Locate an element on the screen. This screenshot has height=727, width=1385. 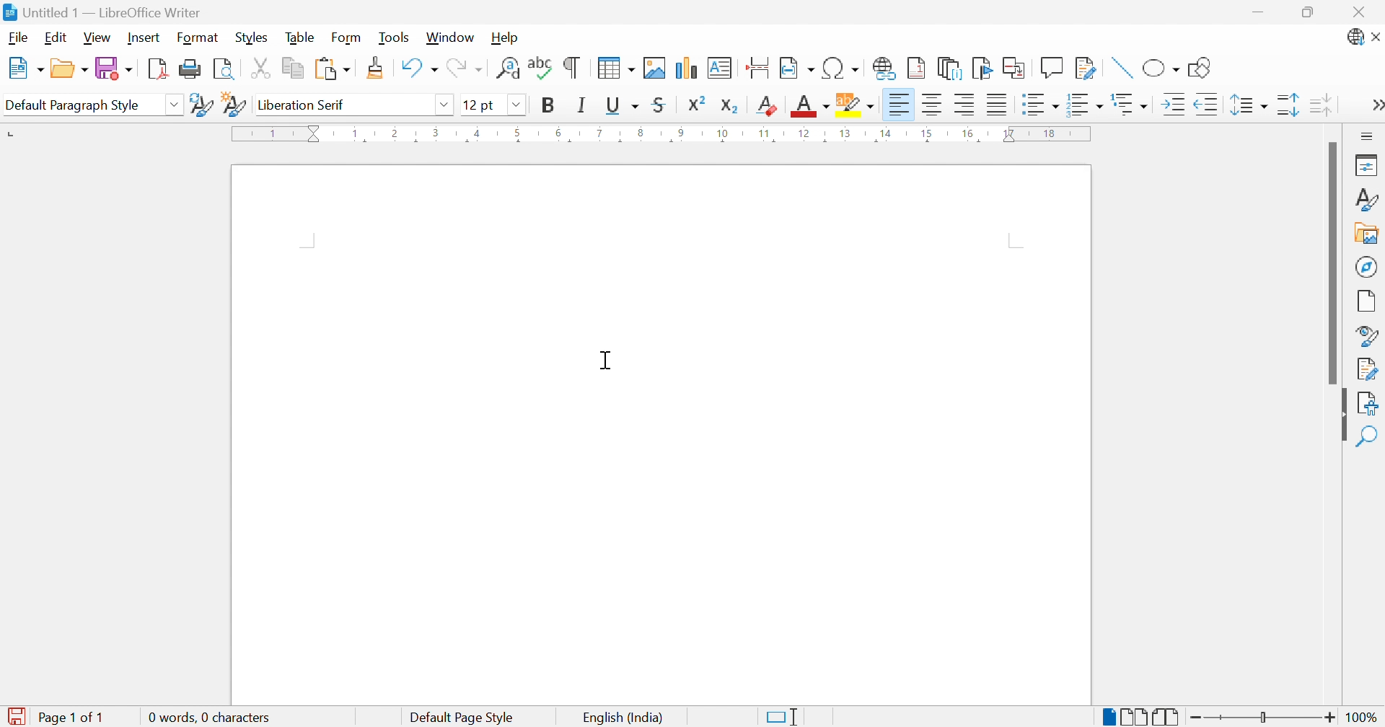
Page is located at coordinates (1368, 303).